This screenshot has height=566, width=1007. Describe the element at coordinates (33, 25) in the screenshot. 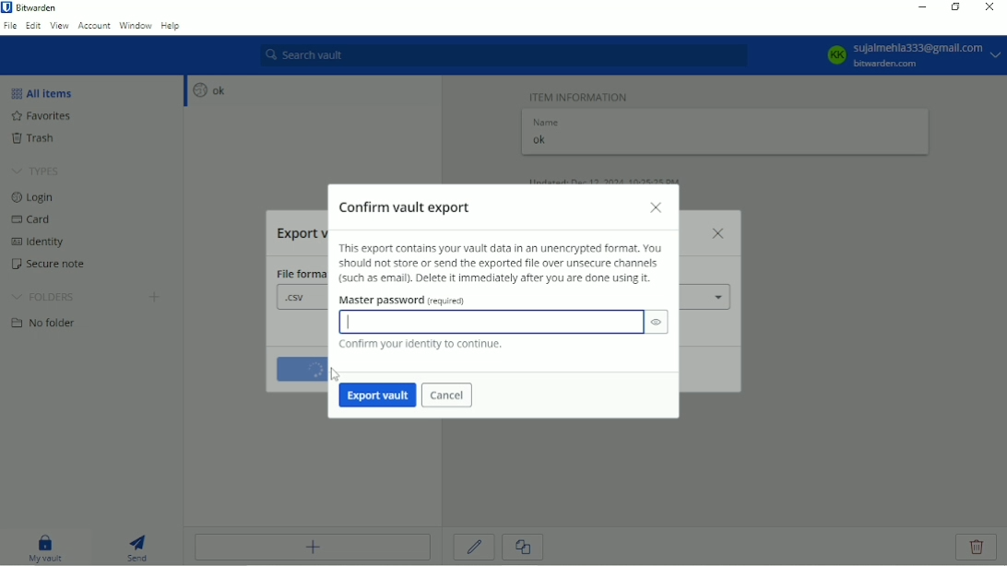

I see `Edit` at that location.